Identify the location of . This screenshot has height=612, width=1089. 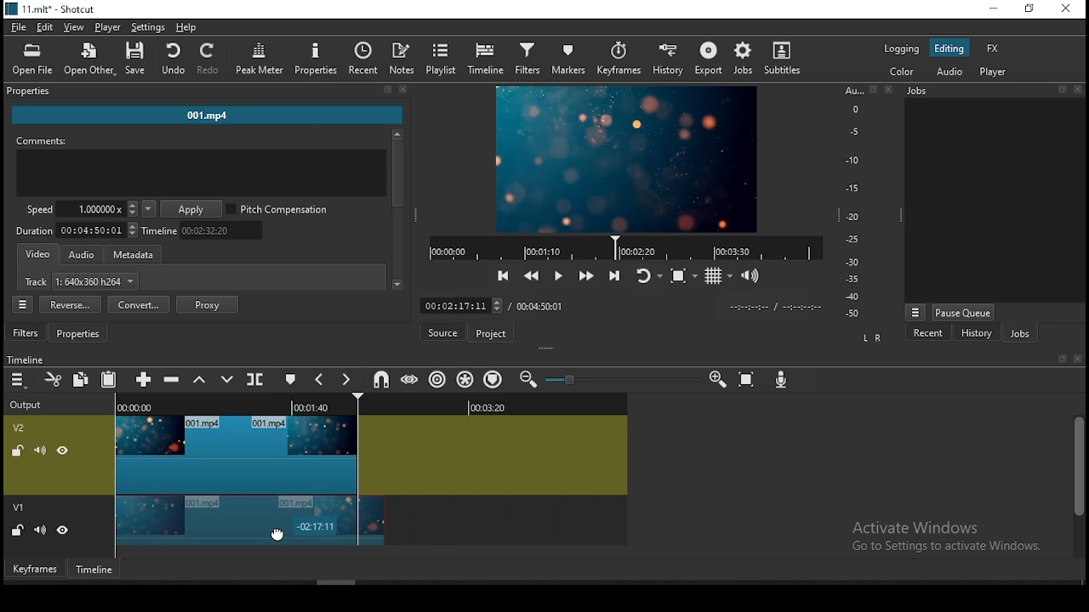
(26, 358).